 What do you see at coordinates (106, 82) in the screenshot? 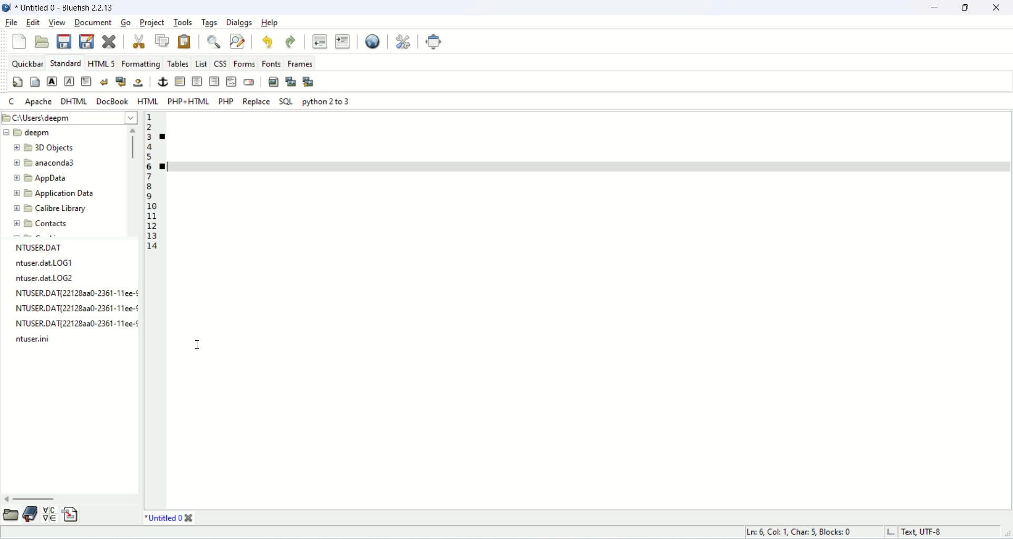
I see `break` at bounding box center [106, 82].